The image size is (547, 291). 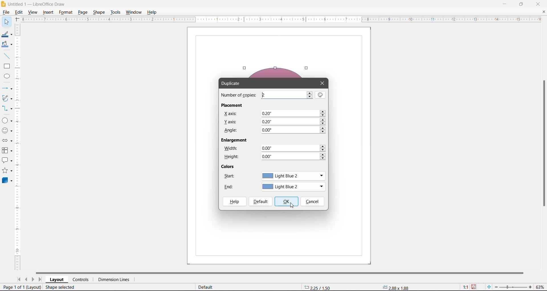 What do you see at coordinates (322, 83) in the screenshot?
I see `Close` at bounding box center [322, 83].